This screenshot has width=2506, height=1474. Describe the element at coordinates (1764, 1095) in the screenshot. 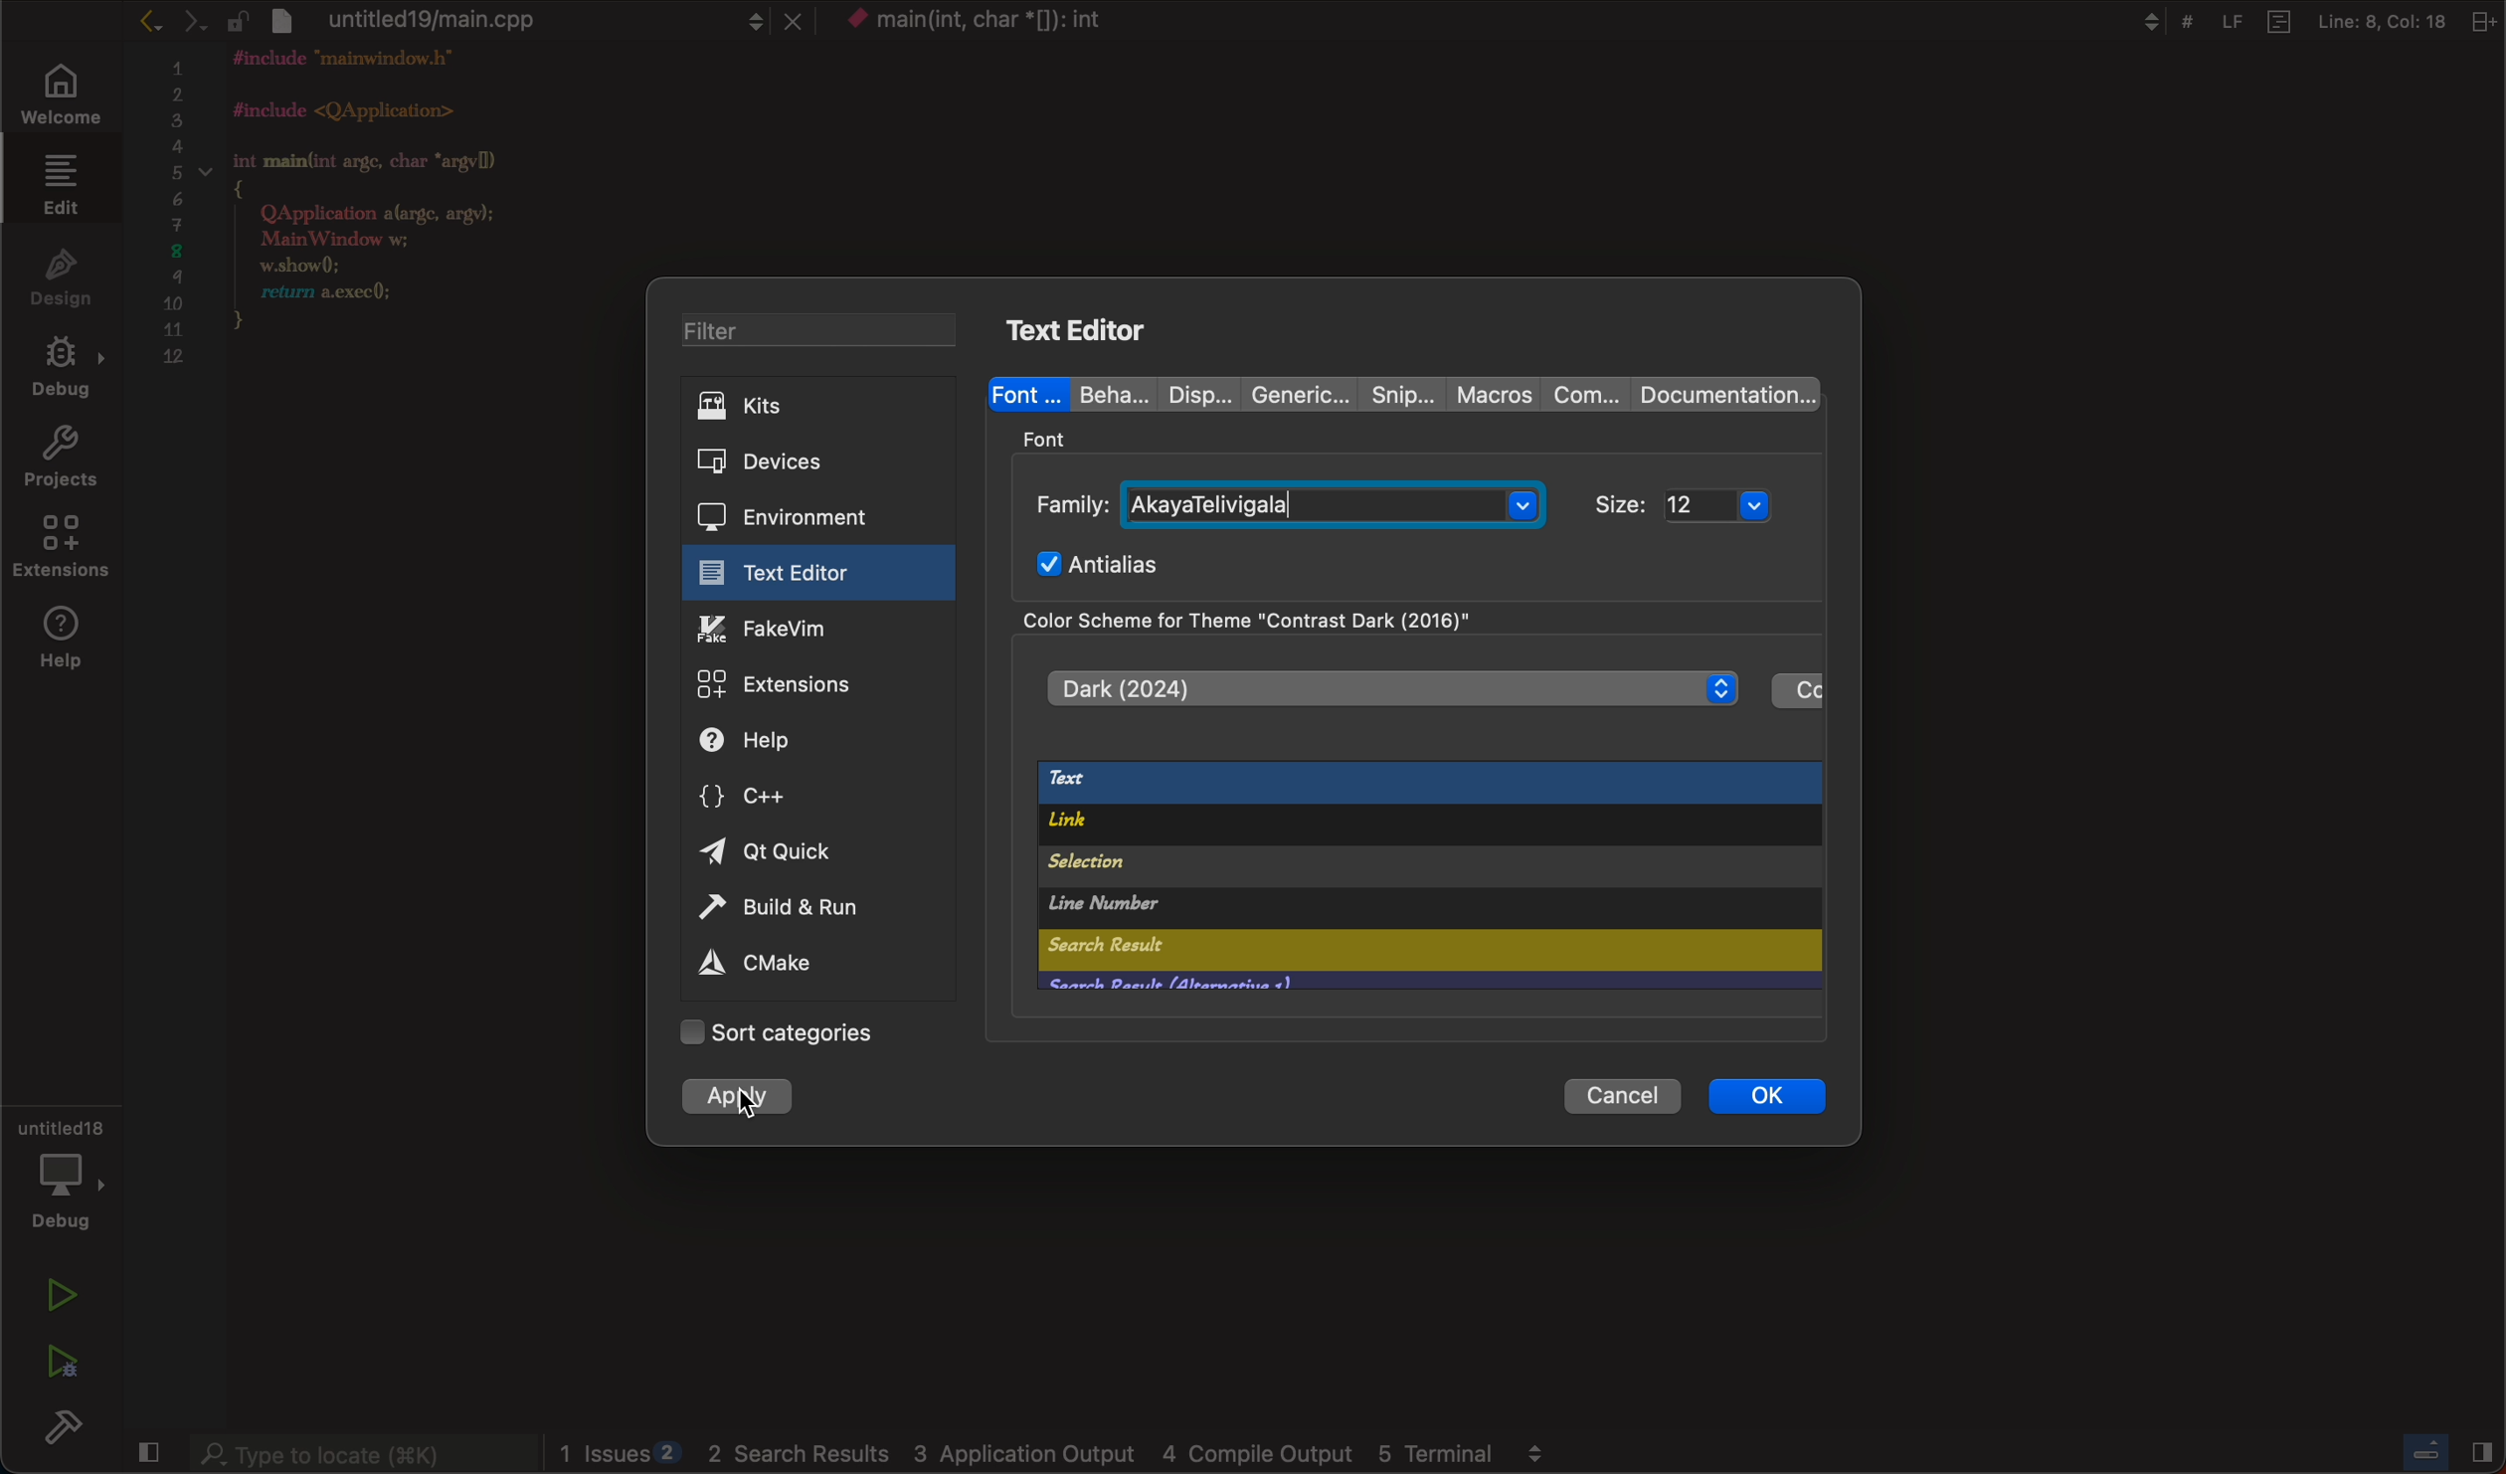

I see `ok` at that location.